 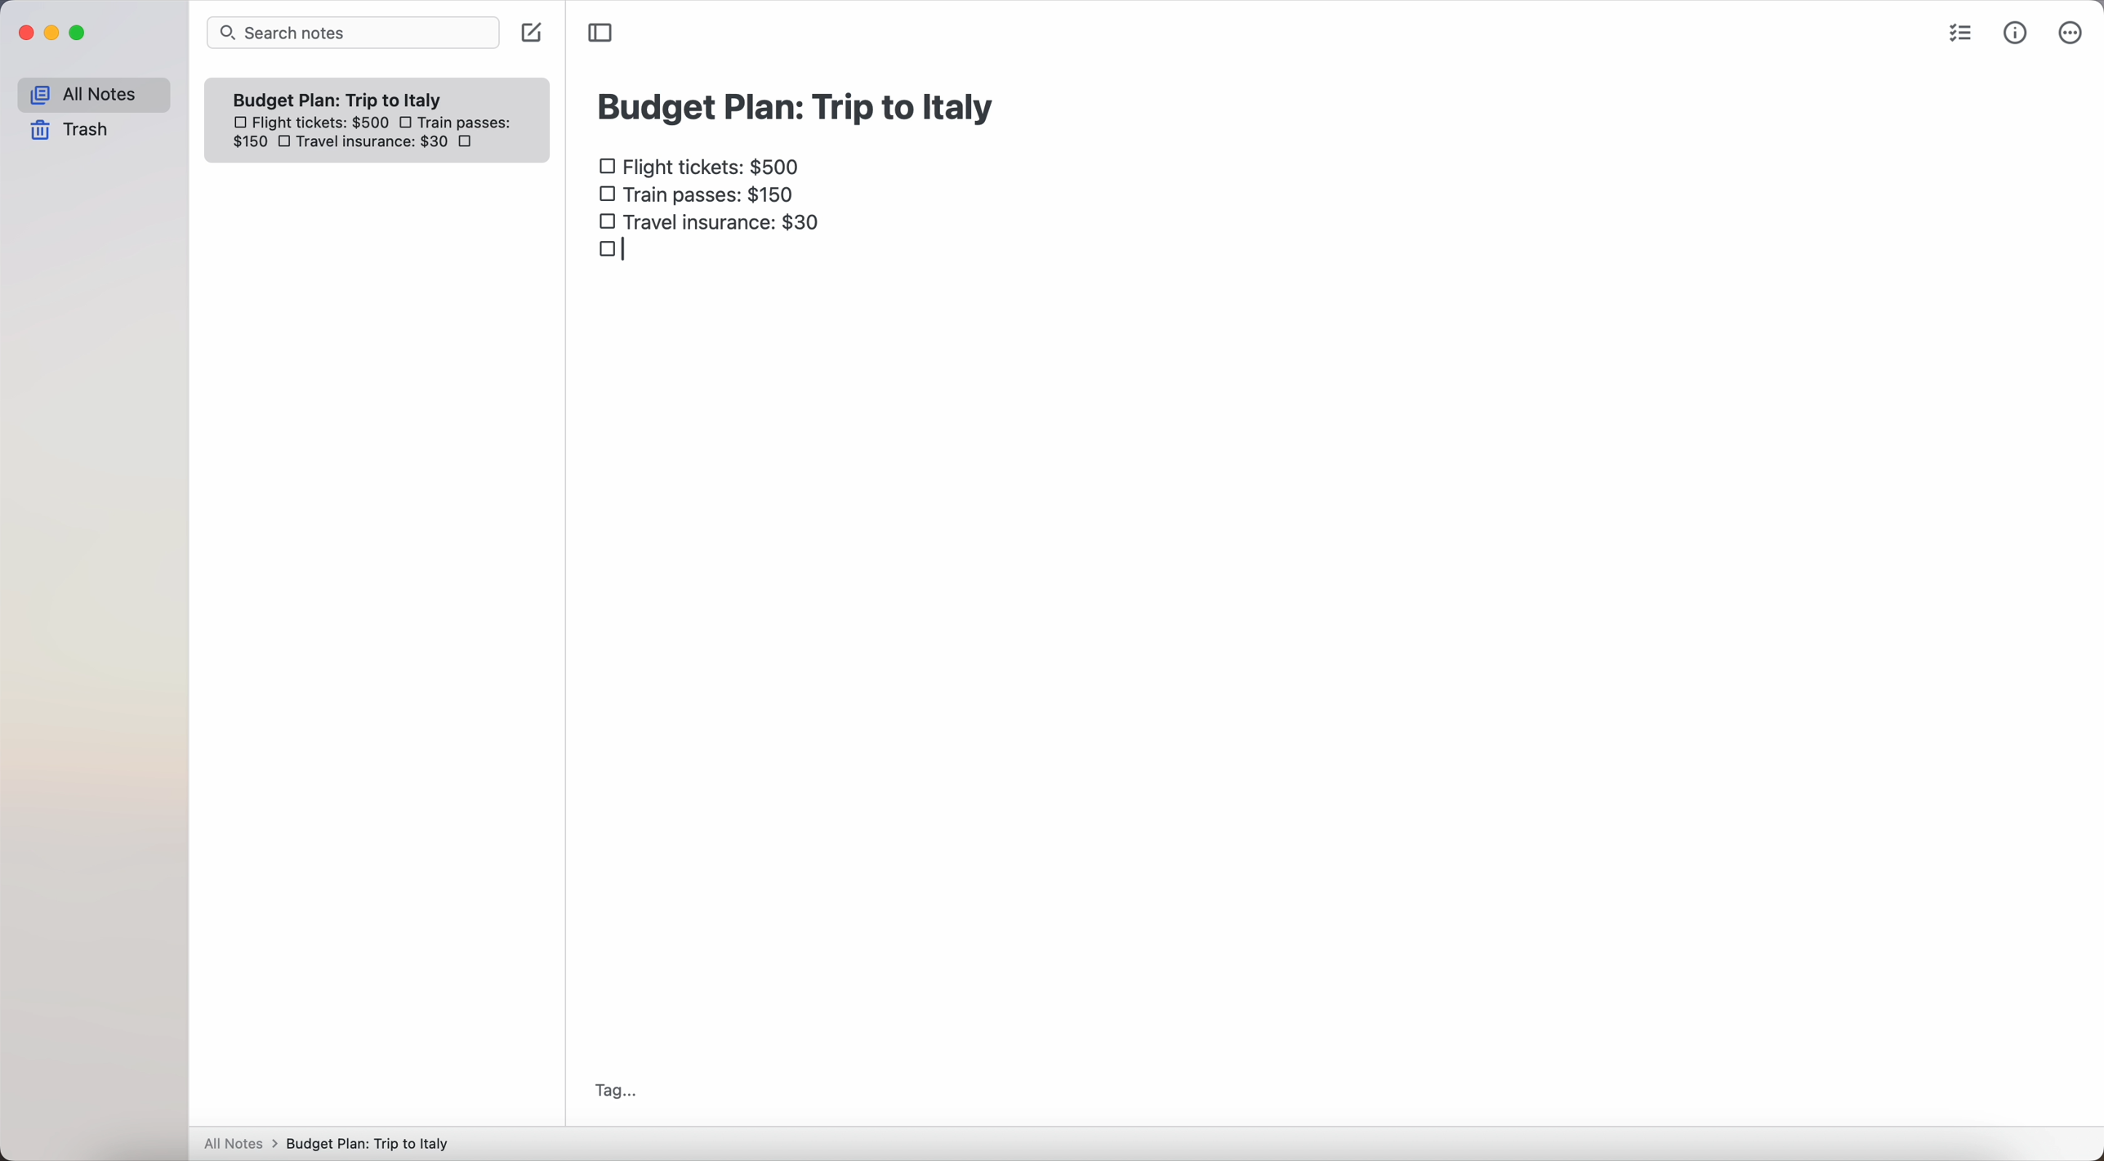 I want to click on minimize, so click(x=56, y=33).